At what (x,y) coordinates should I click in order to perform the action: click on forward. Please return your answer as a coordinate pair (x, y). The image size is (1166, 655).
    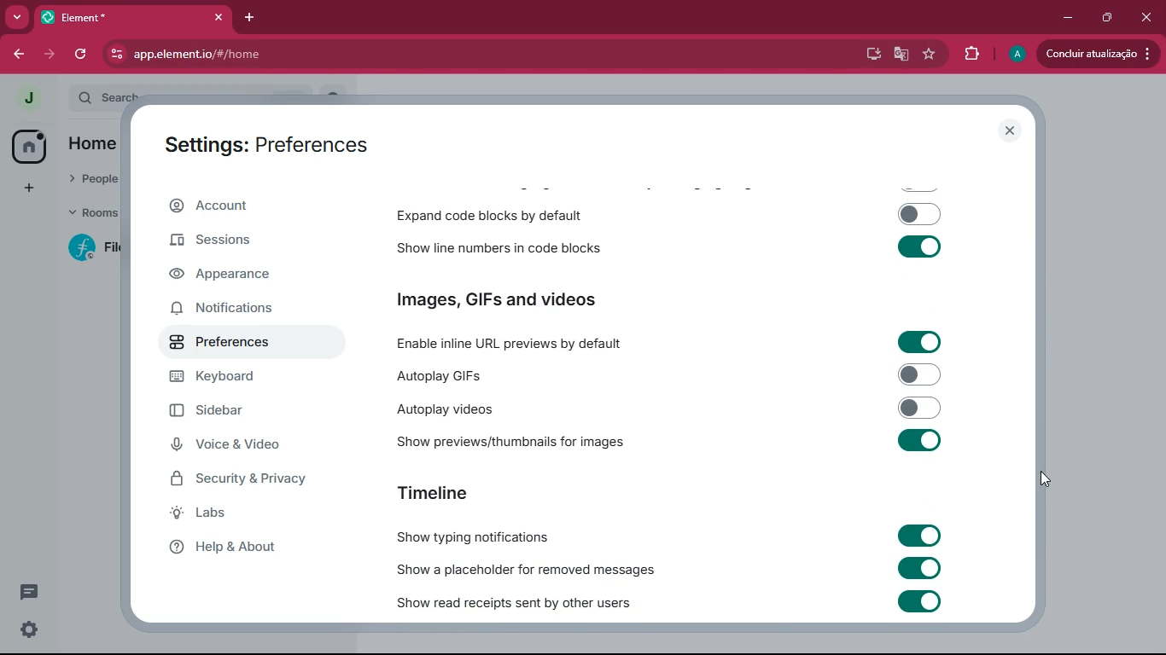
    Looking at the image, I should click on (48, 54).